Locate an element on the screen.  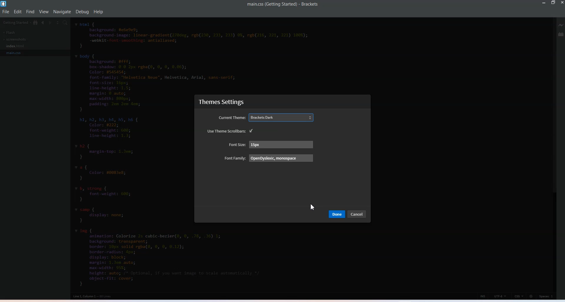
Theme settings is located at coordinates (222, 102).